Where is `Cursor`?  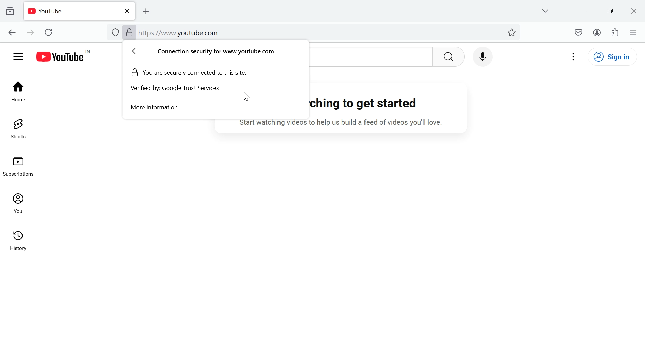 Cursor is located at coordinates (246, 98).